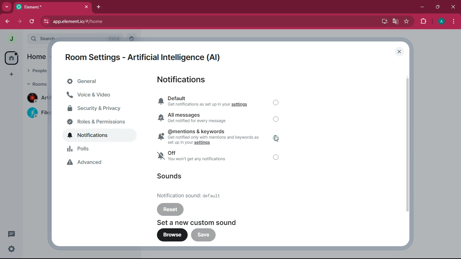 This screenshot has height=259, width=461. Describe the element at coordinates (20, 21) in the screenshot. I see `forward` at that location.